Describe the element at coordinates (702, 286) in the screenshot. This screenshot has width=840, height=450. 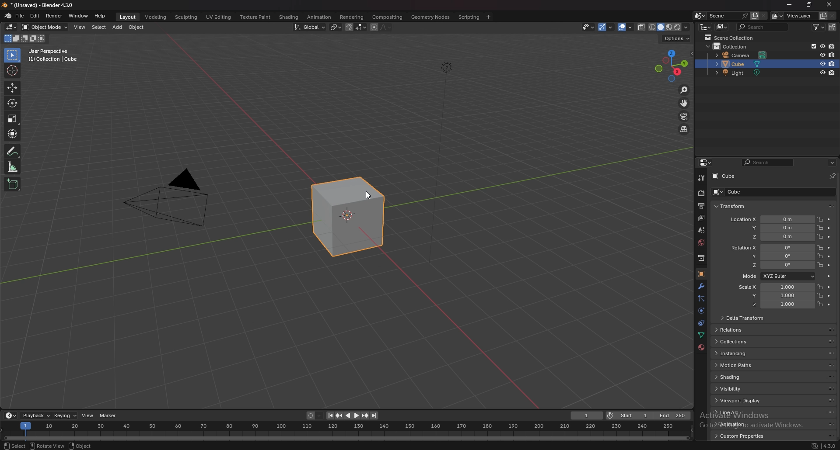
I see `modifier` at that location.